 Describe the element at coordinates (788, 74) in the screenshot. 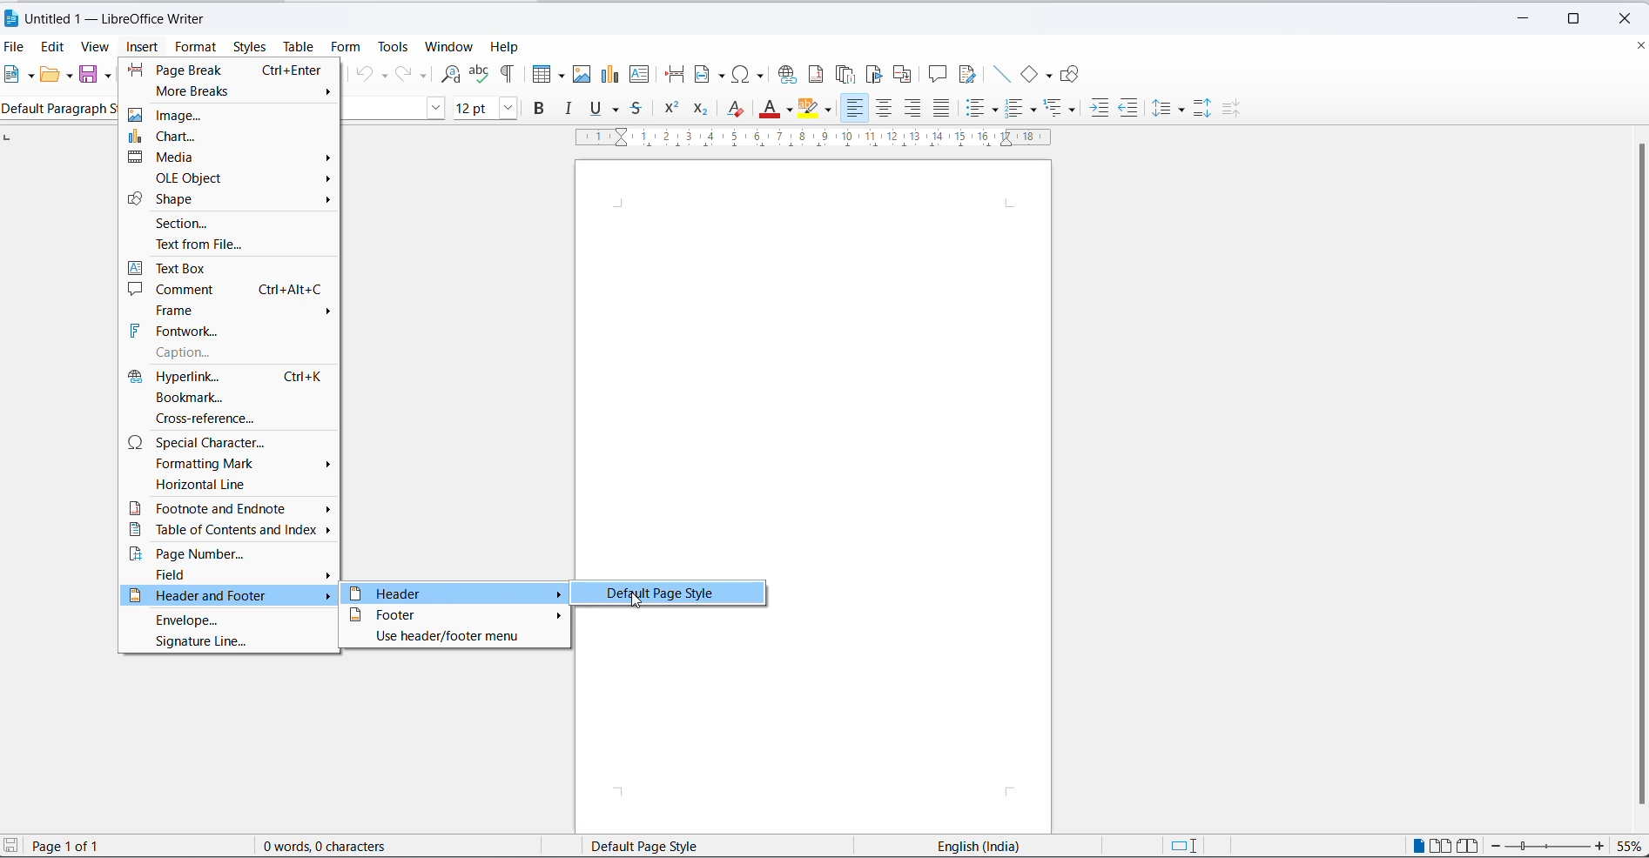

I see `insert hyperlink` at that location.